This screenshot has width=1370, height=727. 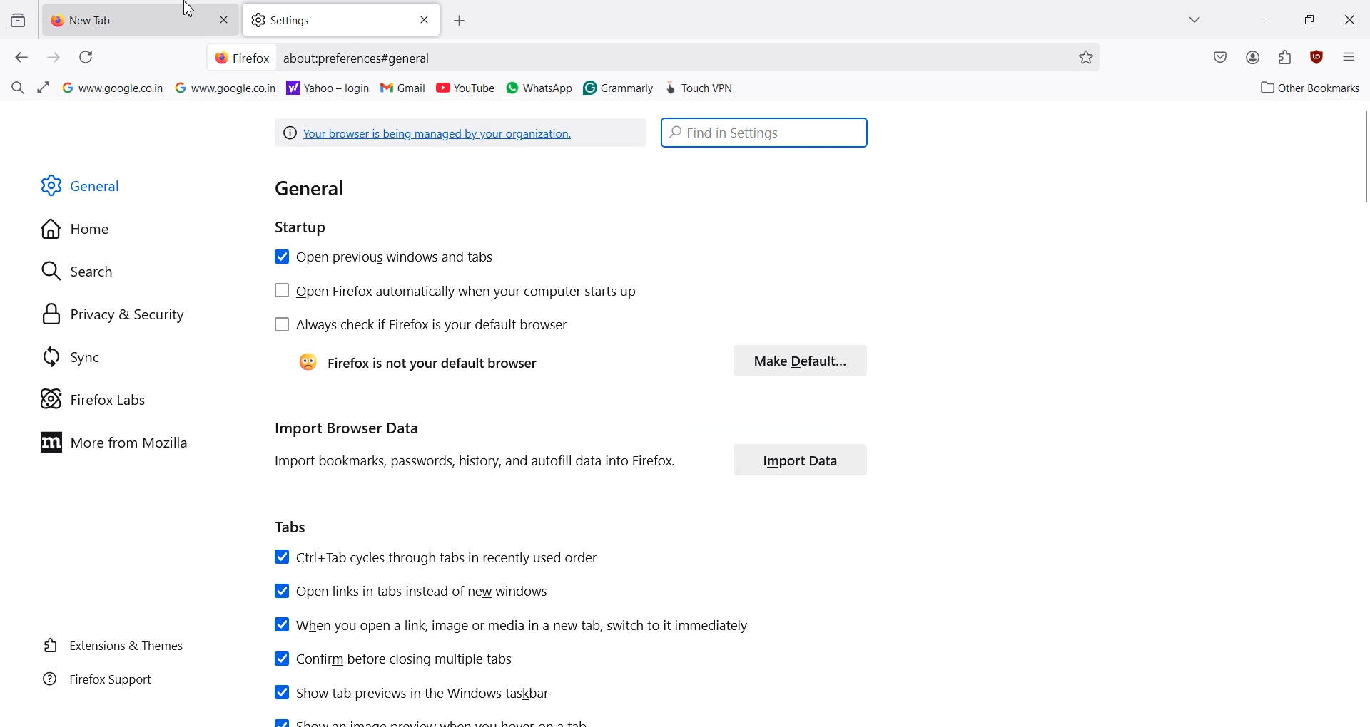 What do you see at coordinates (189, 9) in the screenshot?
I see `Cursor` at bounding box center [189, 9].